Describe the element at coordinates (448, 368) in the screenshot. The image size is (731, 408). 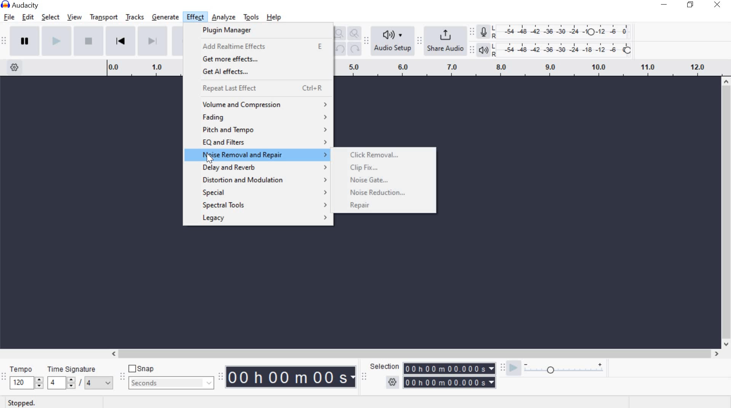
I see `selection time` at that location.